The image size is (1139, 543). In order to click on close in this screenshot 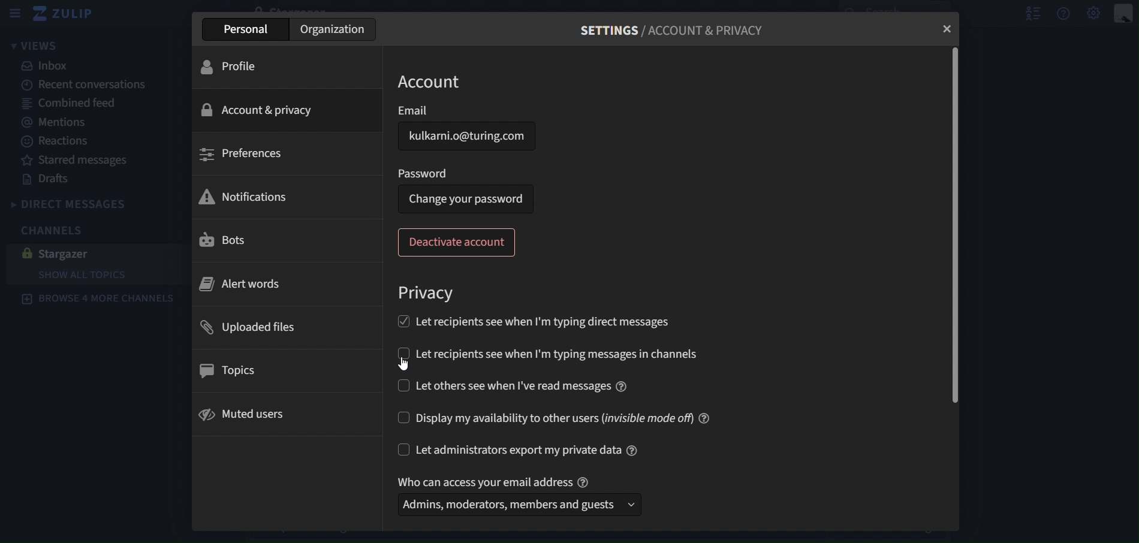, I will do `click(949, 28)`.